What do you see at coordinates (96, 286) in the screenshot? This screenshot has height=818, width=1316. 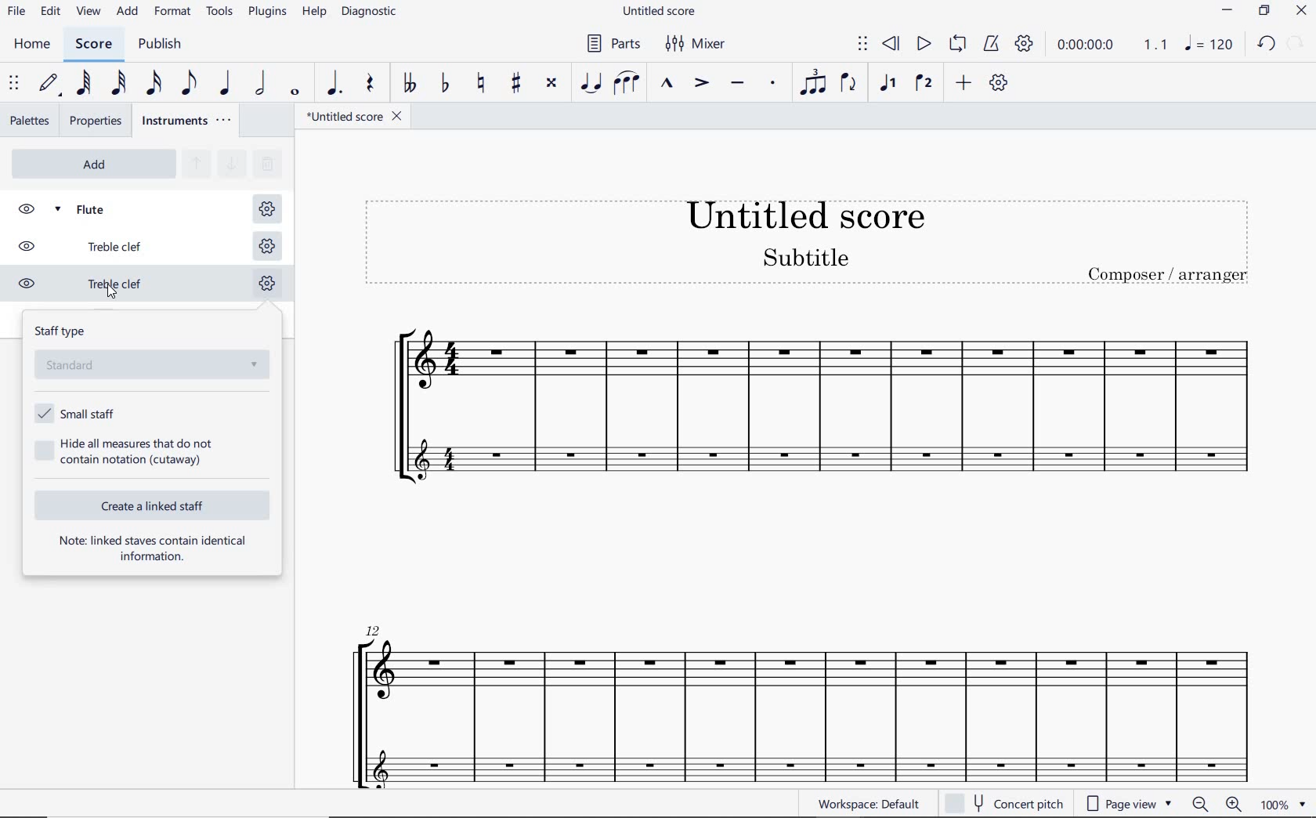 I see `TREBLE CLEF` at bounding box center [96, 286].